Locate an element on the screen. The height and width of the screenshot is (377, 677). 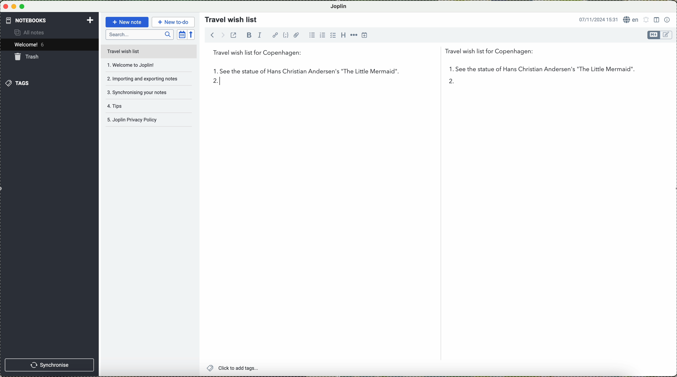
bulleted list is located at coordinates (313, 35).